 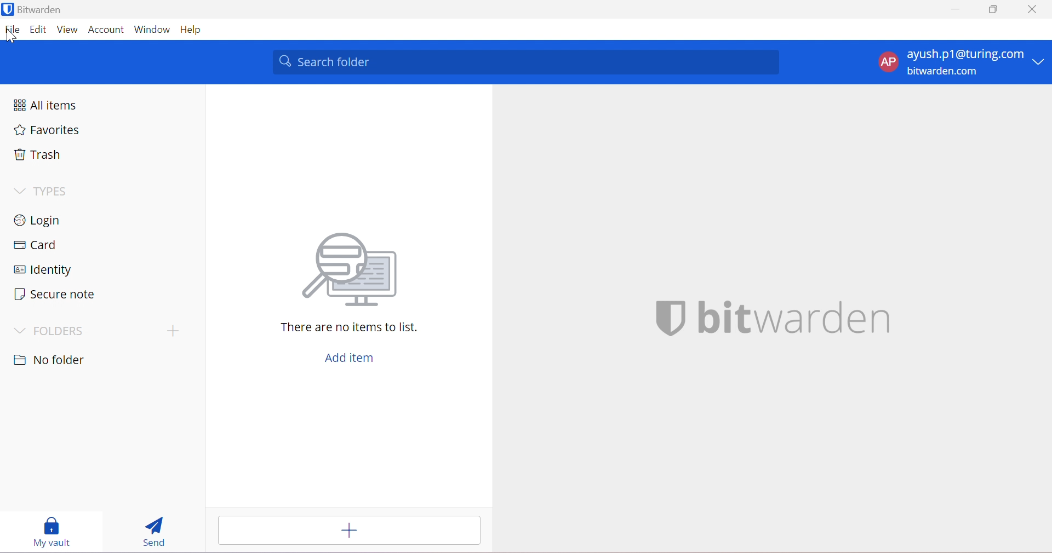 I want to click on cursor, so click(x=11, y=37).